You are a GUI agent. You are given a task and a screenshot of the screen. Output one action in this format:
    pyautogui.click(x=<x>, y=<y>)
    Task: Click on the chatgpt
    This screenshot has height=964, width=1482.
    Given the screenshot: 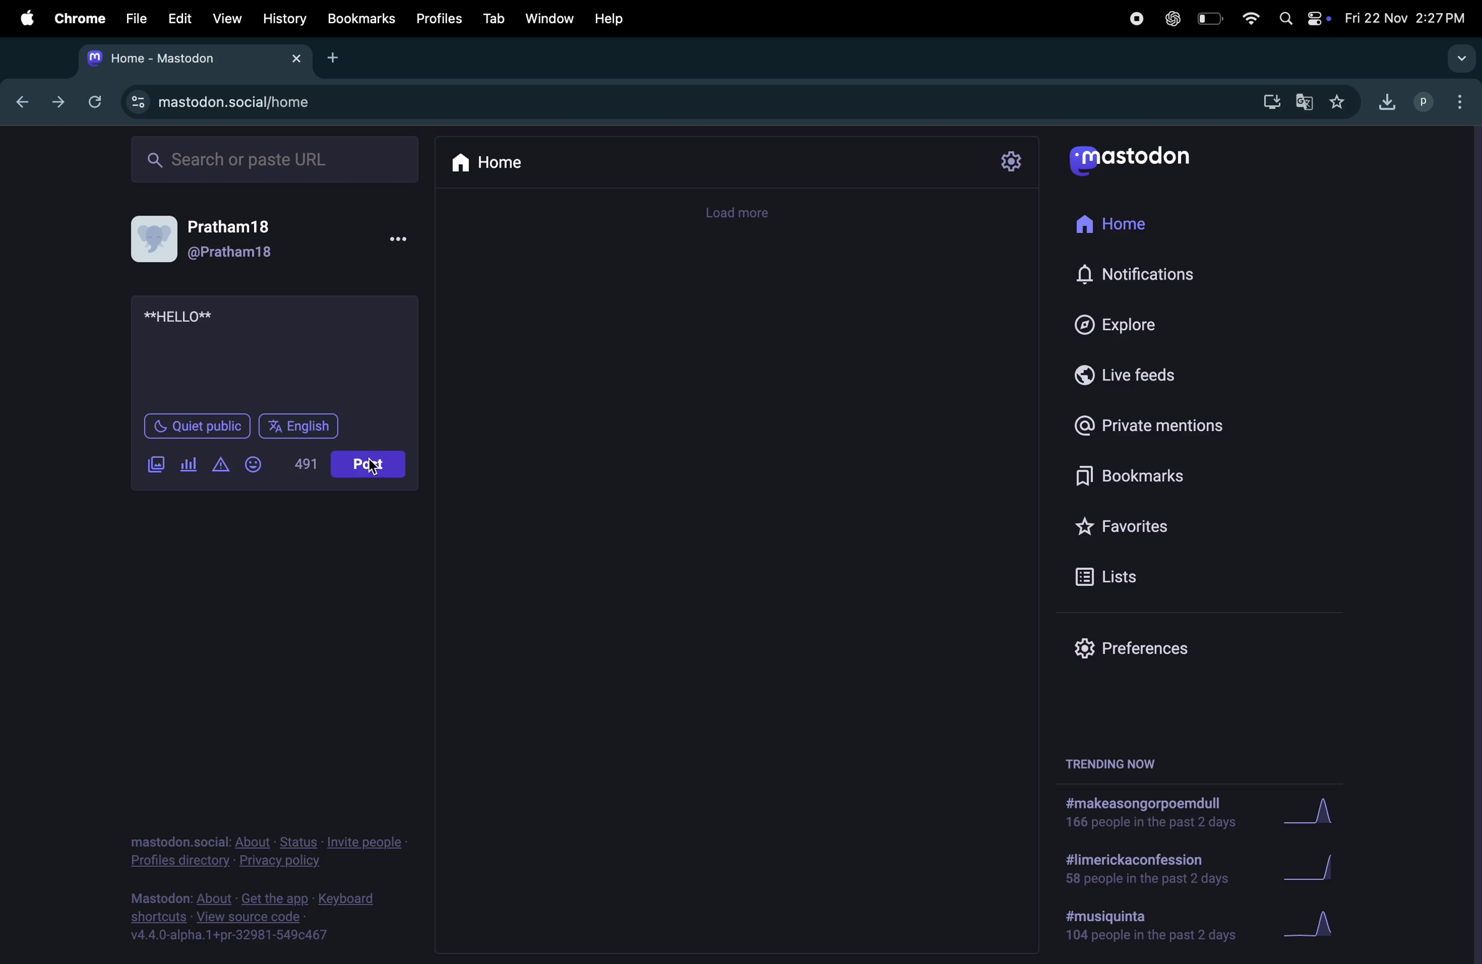 What is the action you would take?
    pyautogui.click(x=1175, y=18)
    